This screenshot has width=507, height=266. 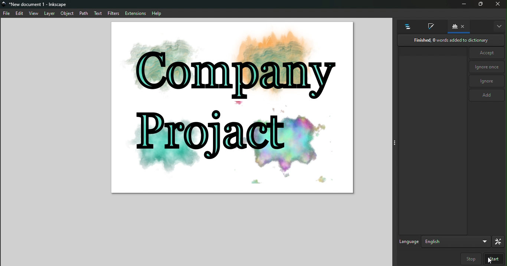 I want to click on filters, so click(x=114, y=13).